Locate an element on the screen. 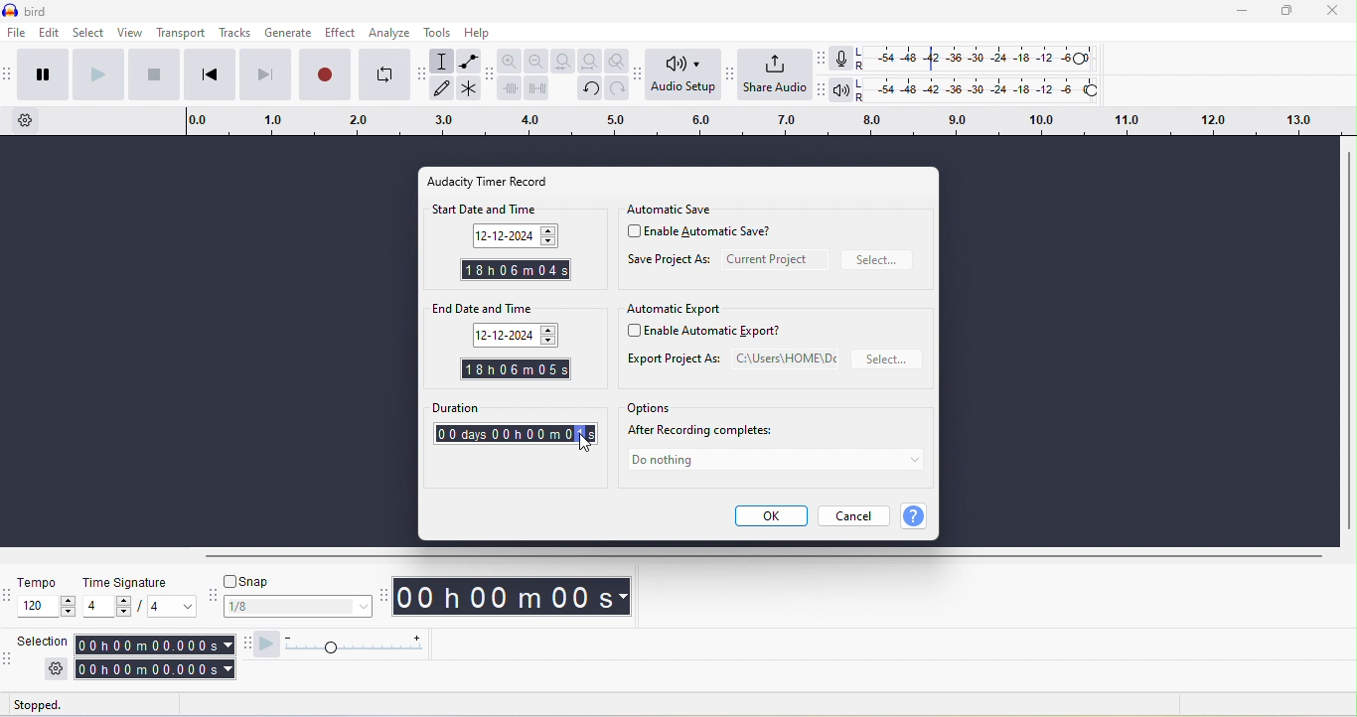  edit is located at coordinates (47, 34).